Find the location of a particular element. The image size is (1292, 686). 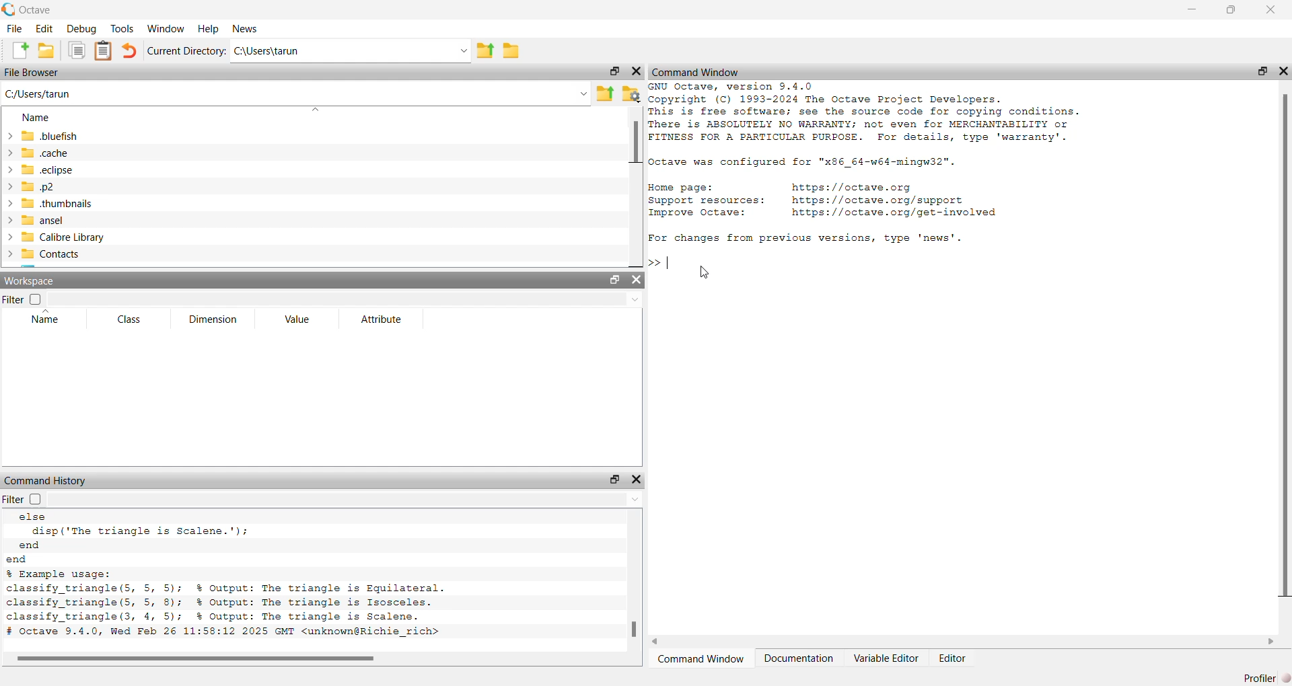

scrollbar is located at coordinates (1283, 347).